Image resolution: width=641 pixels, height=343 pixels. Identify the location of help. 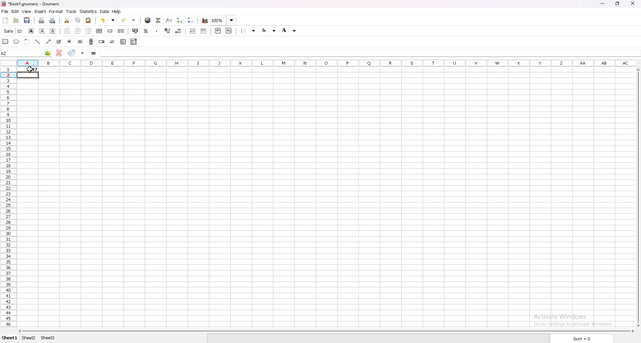
(116, 12).